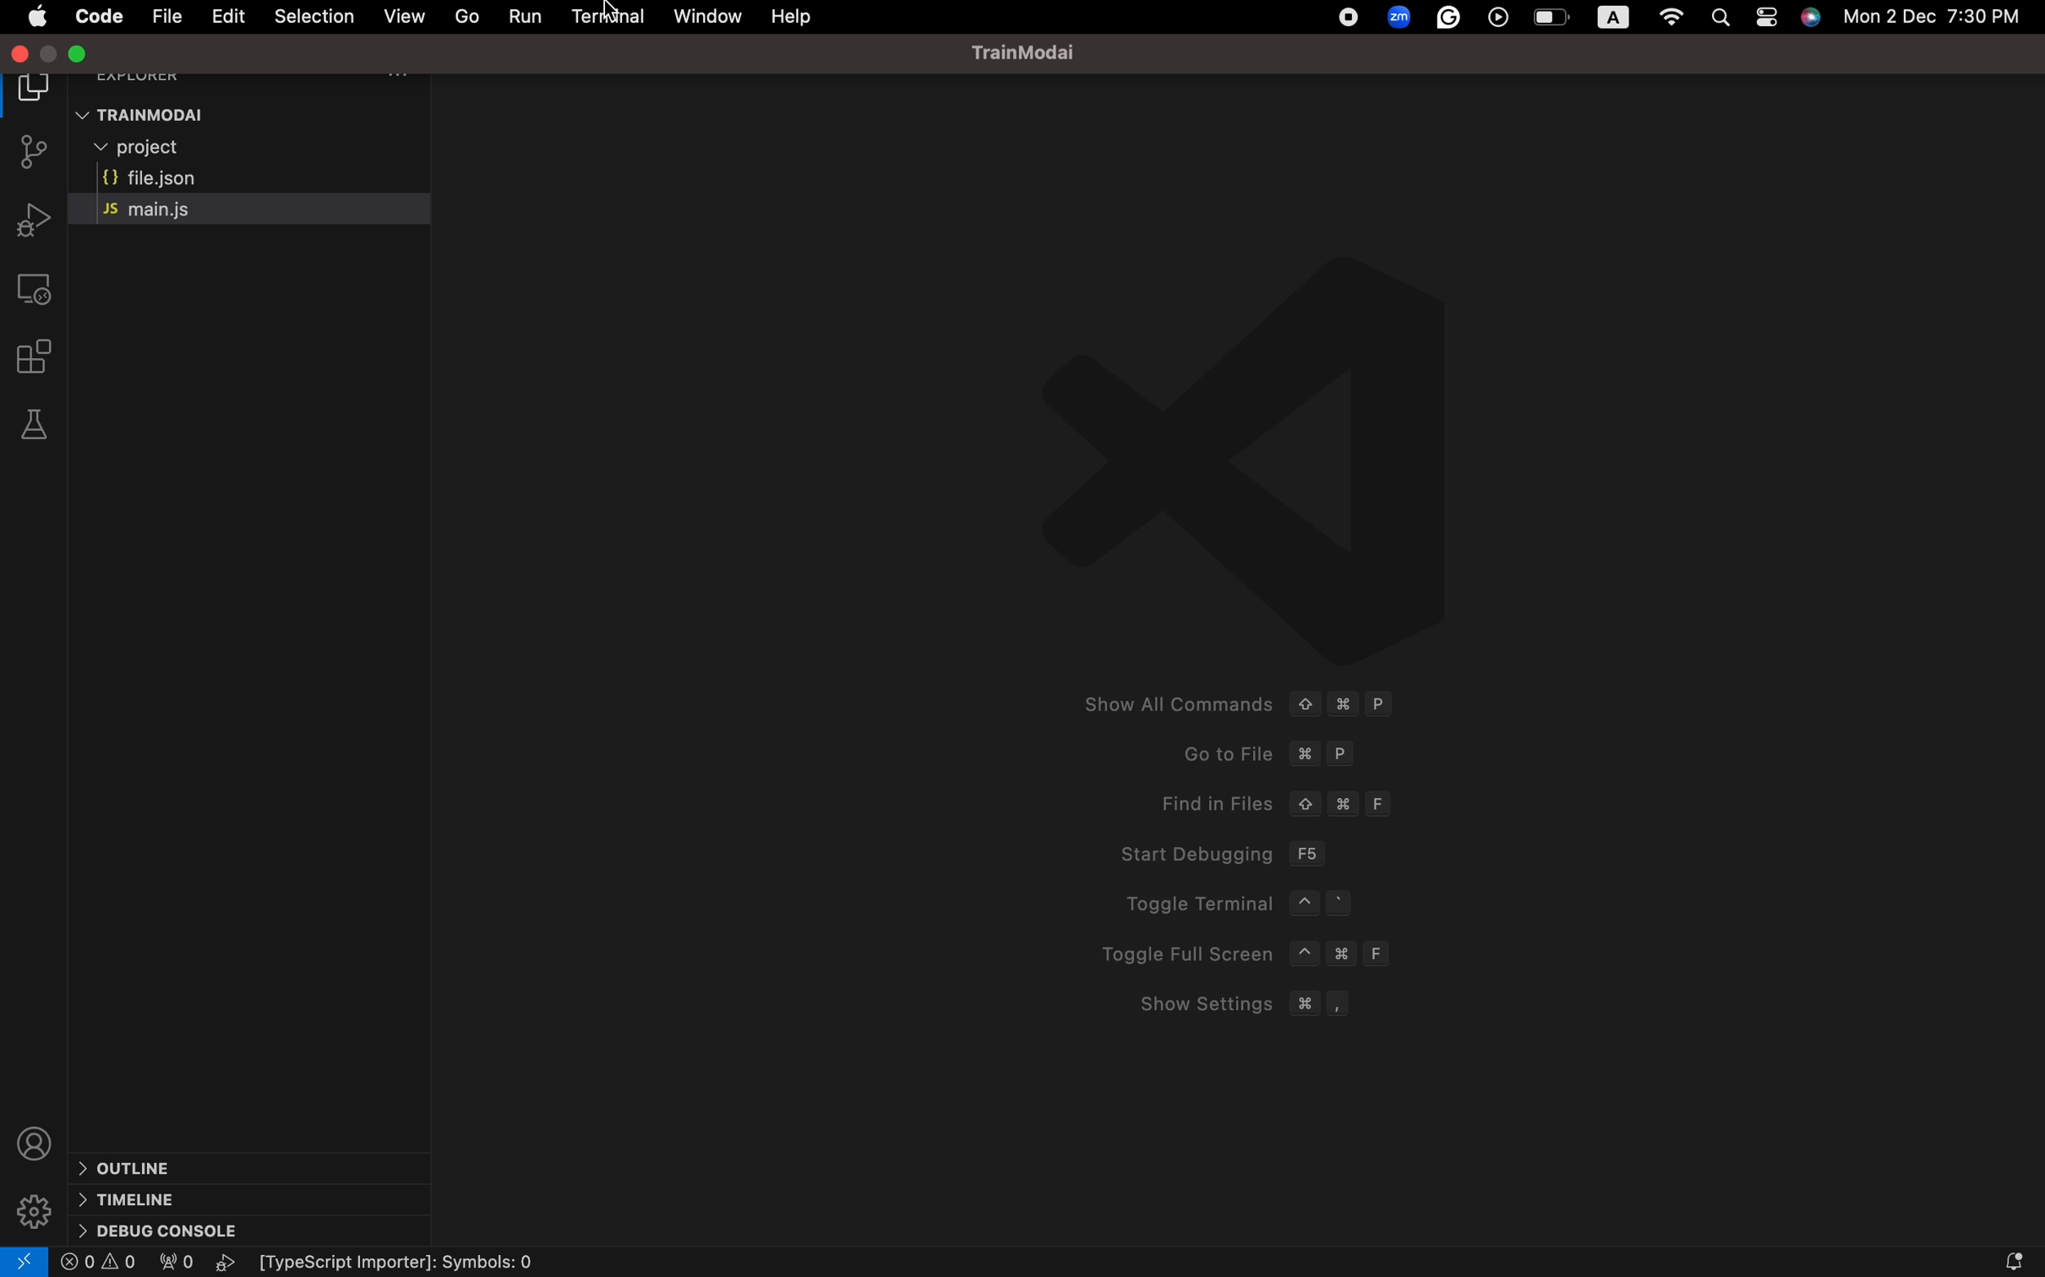 The height and width of the screenshot is (1277, 2045). Describe the element at coordinates (260, 113) in the screenshot. I see `Trainmodai` at that location.